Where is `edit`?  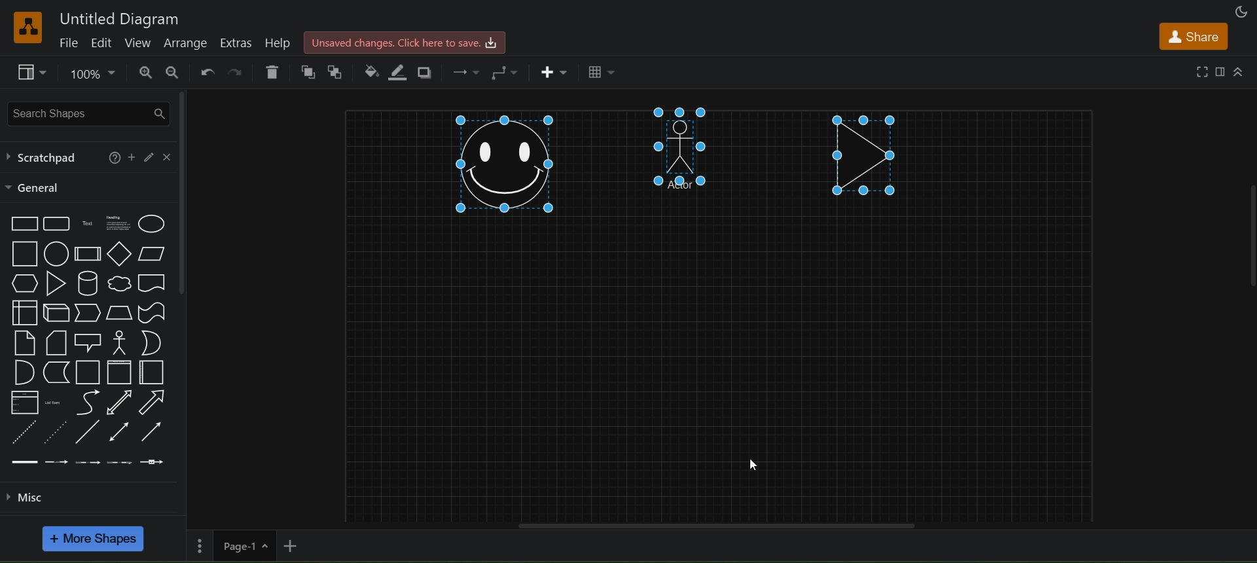
edit is located at coordinates (101, 43).